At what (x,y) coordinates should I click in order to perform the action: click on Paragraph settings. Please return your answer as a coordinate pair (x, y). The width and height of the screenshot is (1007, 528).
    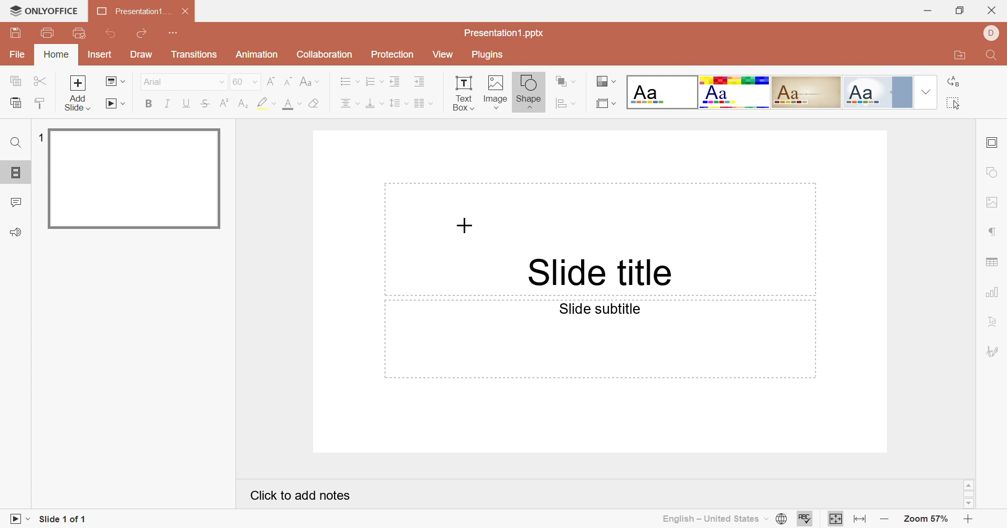
    Looking at the image, I should click on (993, 233).